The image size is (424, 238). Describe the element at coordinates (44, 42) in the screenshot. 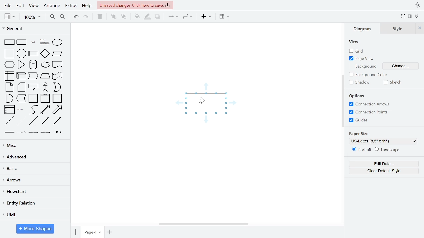

I see `headline` at that location.